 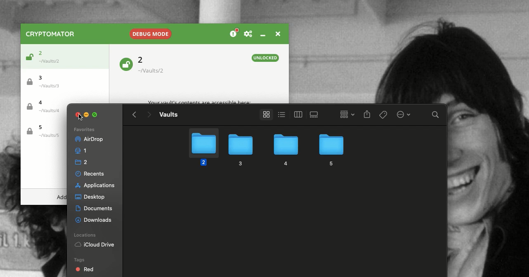 What do you see at coordinates (403, 114) in the screenshot?
I see `Options` at bounding box center [403, 114].